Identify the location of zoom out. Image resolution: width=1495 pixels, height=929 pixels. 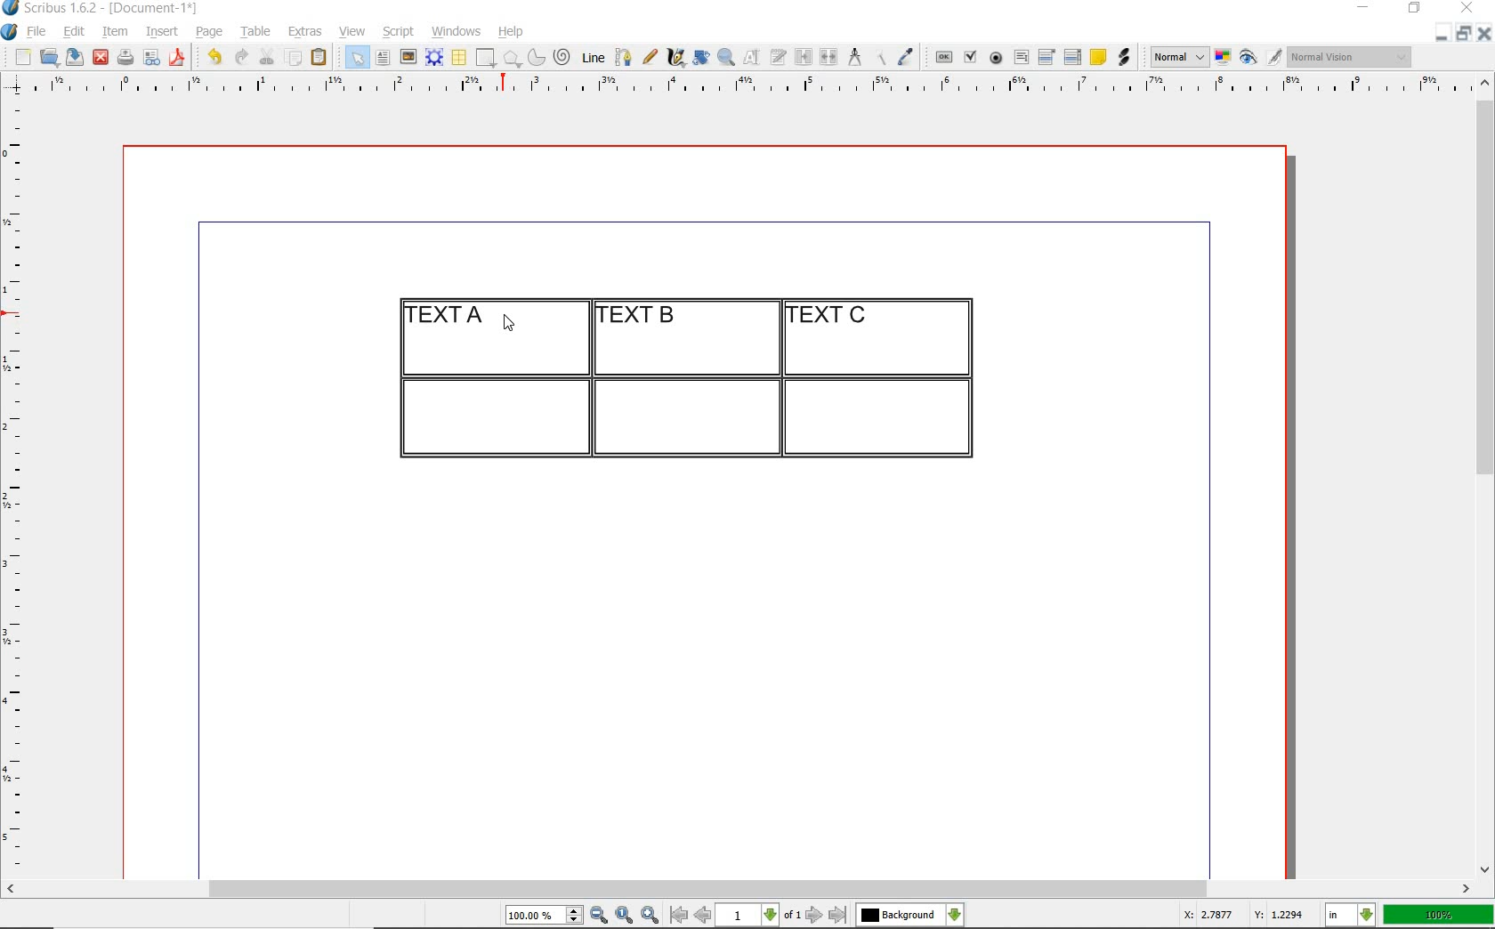
(599, 916).